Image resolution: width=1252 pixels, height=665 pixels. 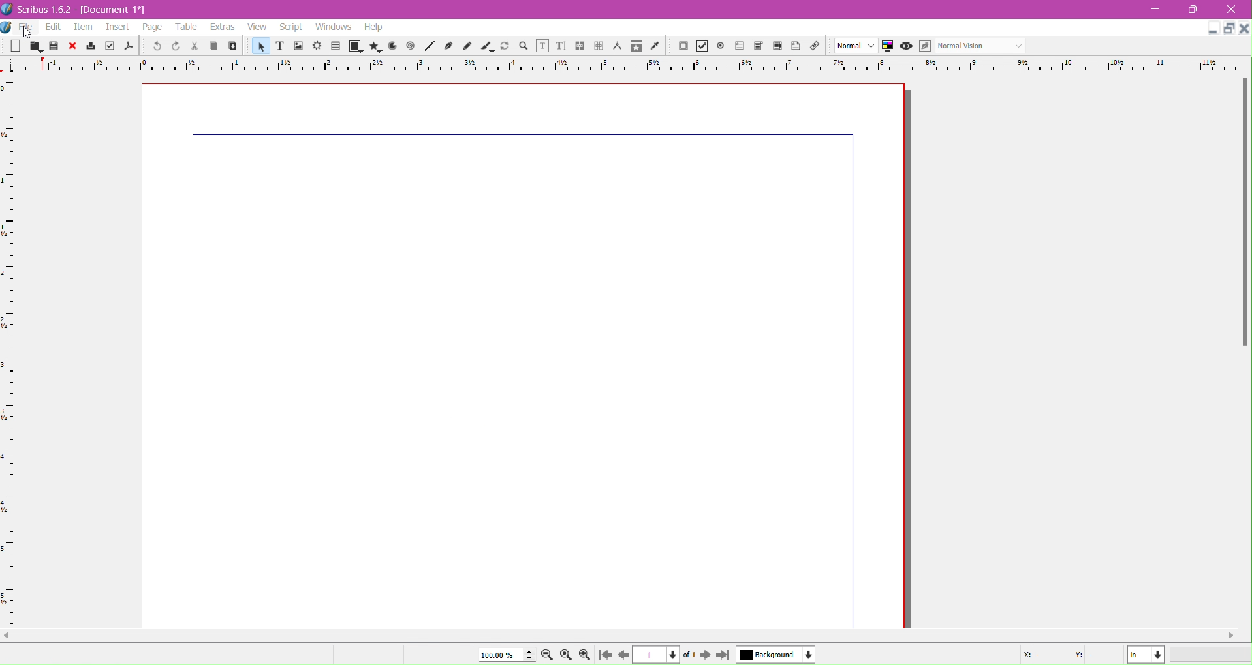 What do you see at coordinates (818, 46) in the screenshot?
I see `link annotations` at bounding box center [818, 46].